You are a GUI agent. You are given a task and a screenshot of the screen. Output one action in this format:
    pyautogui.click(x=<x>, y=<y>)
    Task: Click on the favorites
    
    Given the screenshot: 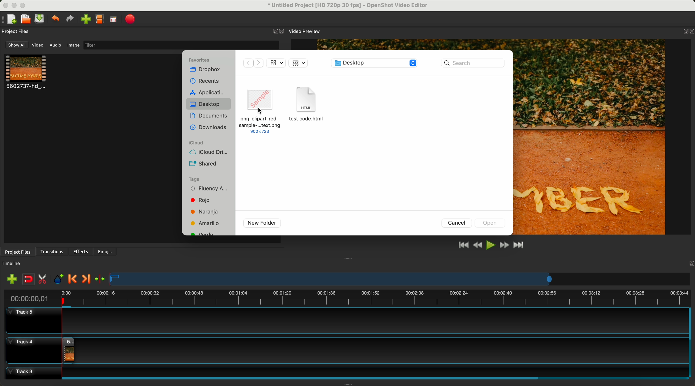 What is the action you would take?
    pyautogui.click(x=201, y=59)
    